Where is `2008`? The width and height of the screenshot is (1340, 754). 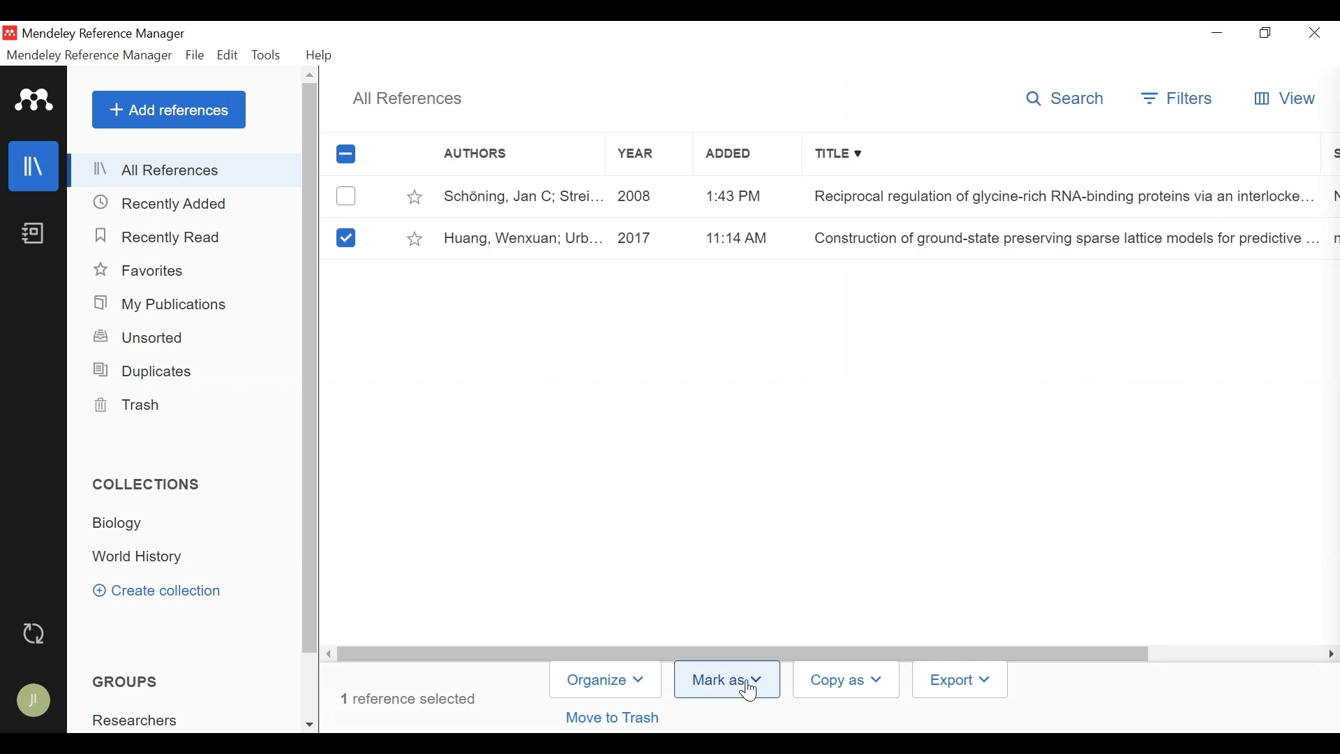
2008 is located at coordinates (639, 198).